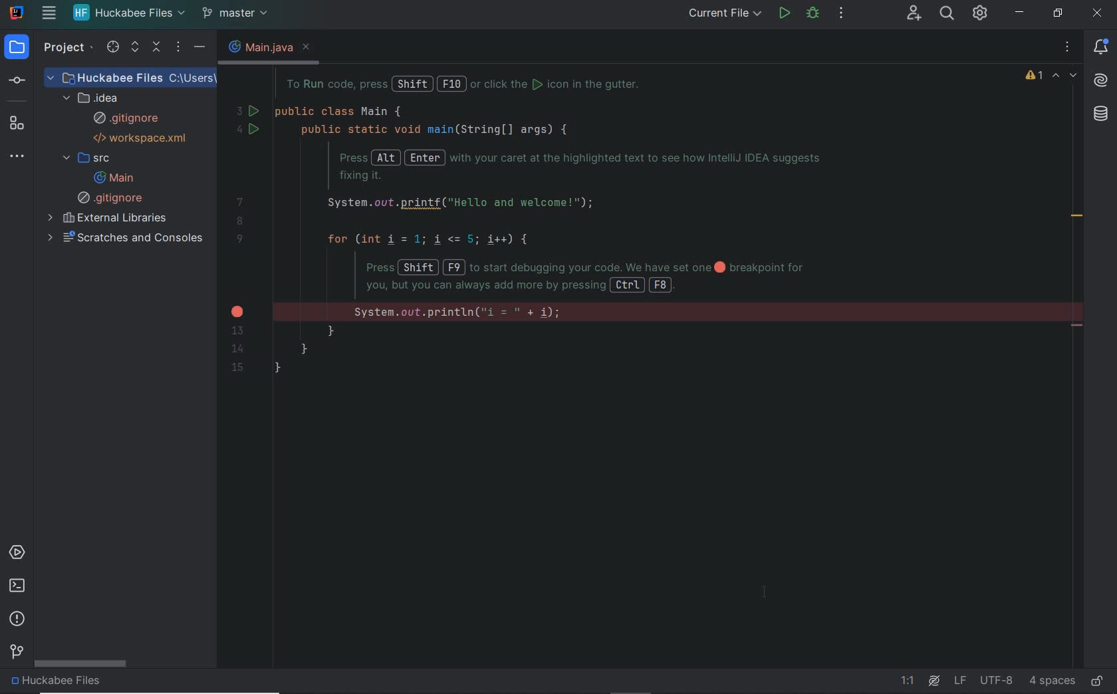  I want to click on hide, so click(200, 48).